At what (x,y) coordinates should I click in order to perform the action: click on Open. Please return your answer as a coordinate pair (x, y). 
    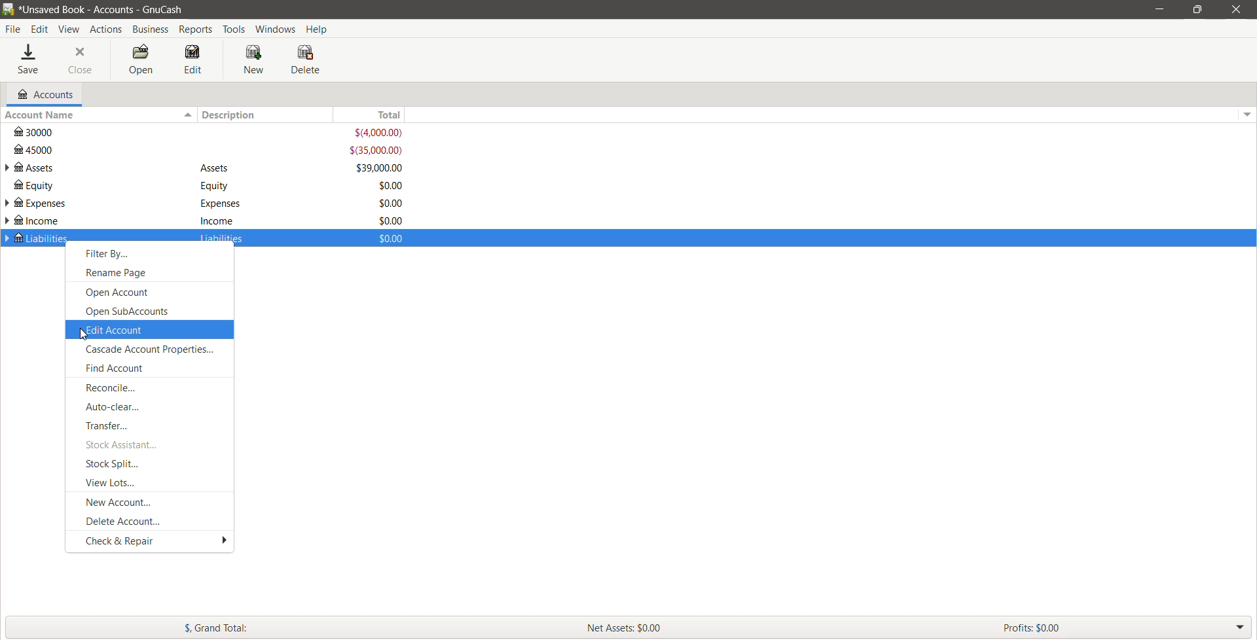
    Looking at the image, I should click on (139, 60).